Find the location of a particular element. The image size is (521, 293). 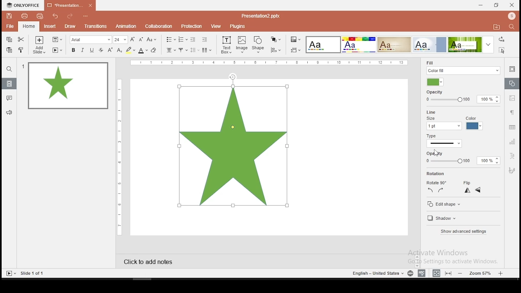

font size is located at coordinates (121, 39).